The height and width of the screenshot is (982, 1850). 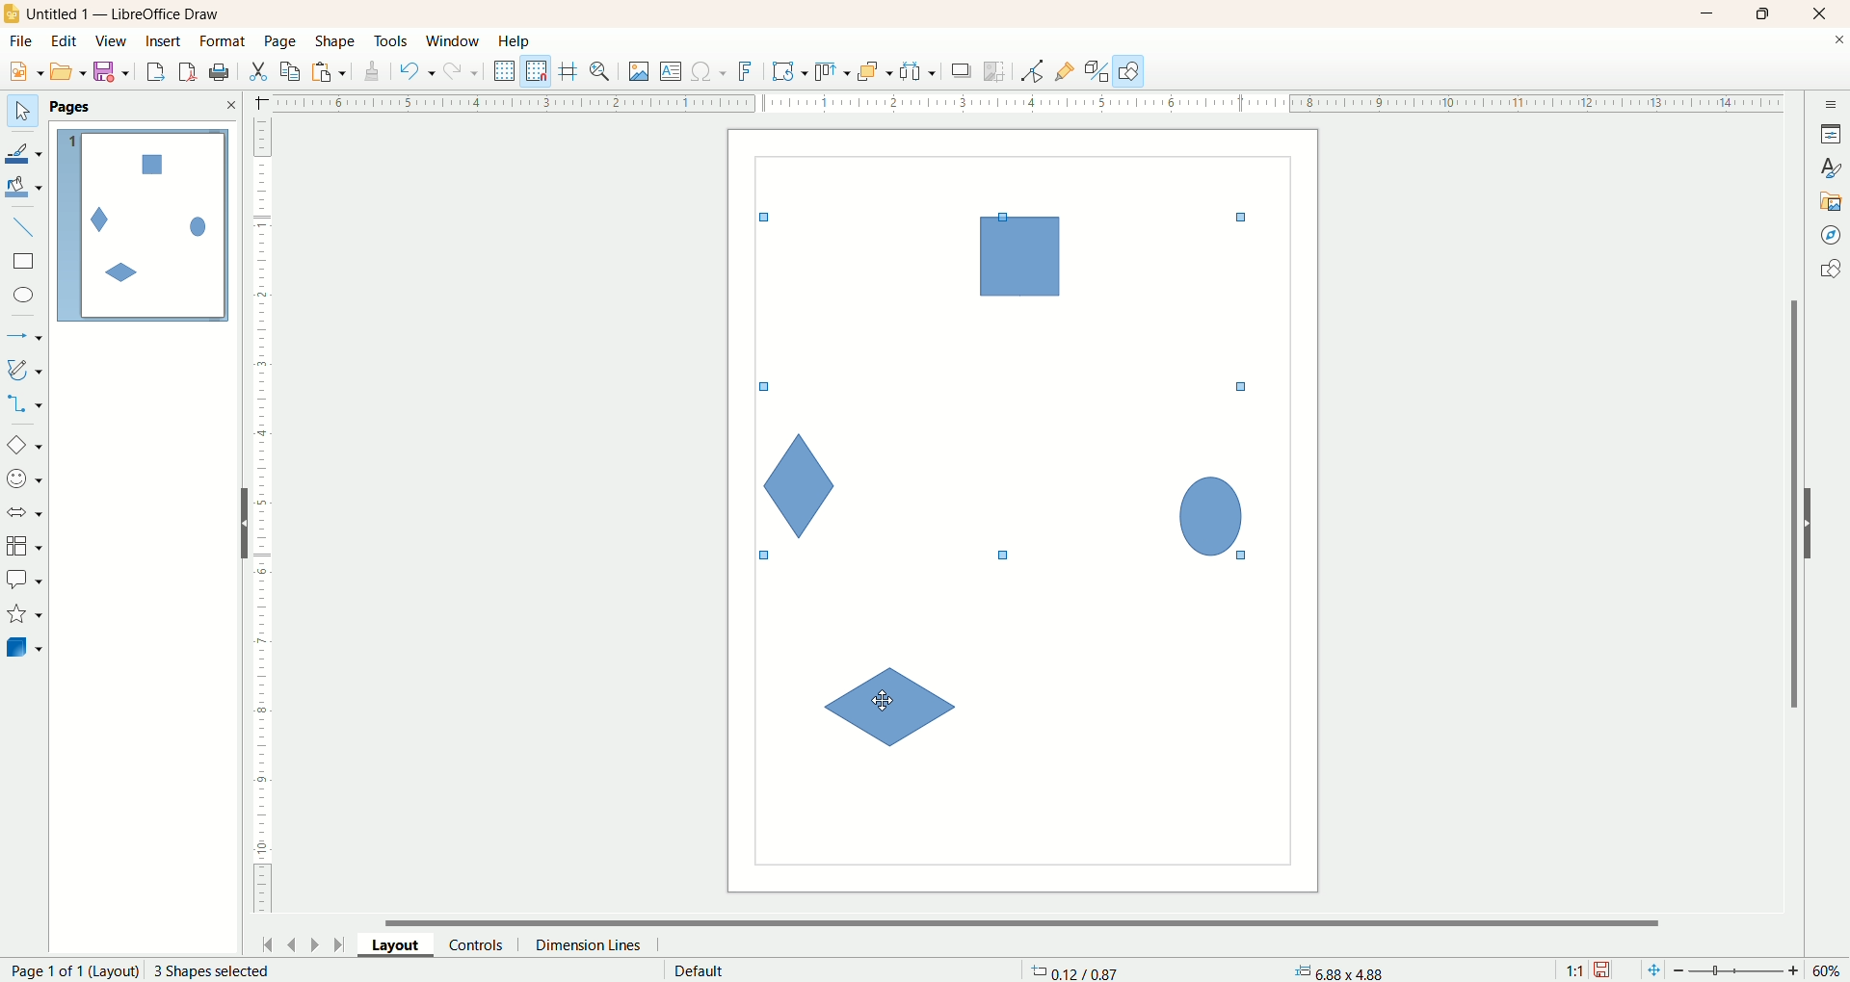 What do you see at coordinates (1824, 14) in the screenshot?
I see `close` at bounding box center [1824, 14].